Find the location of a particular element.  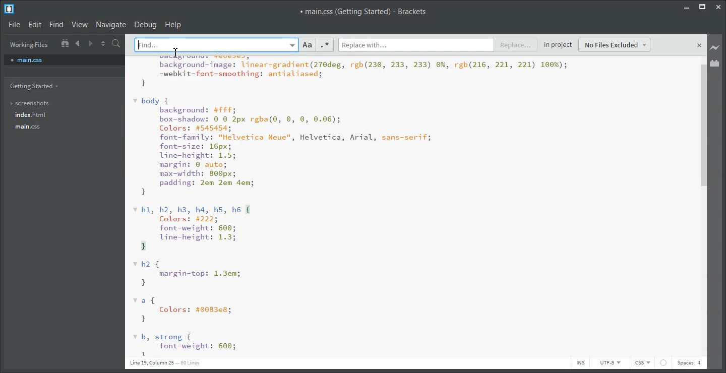

main.css is located at coordinates (37, 127).